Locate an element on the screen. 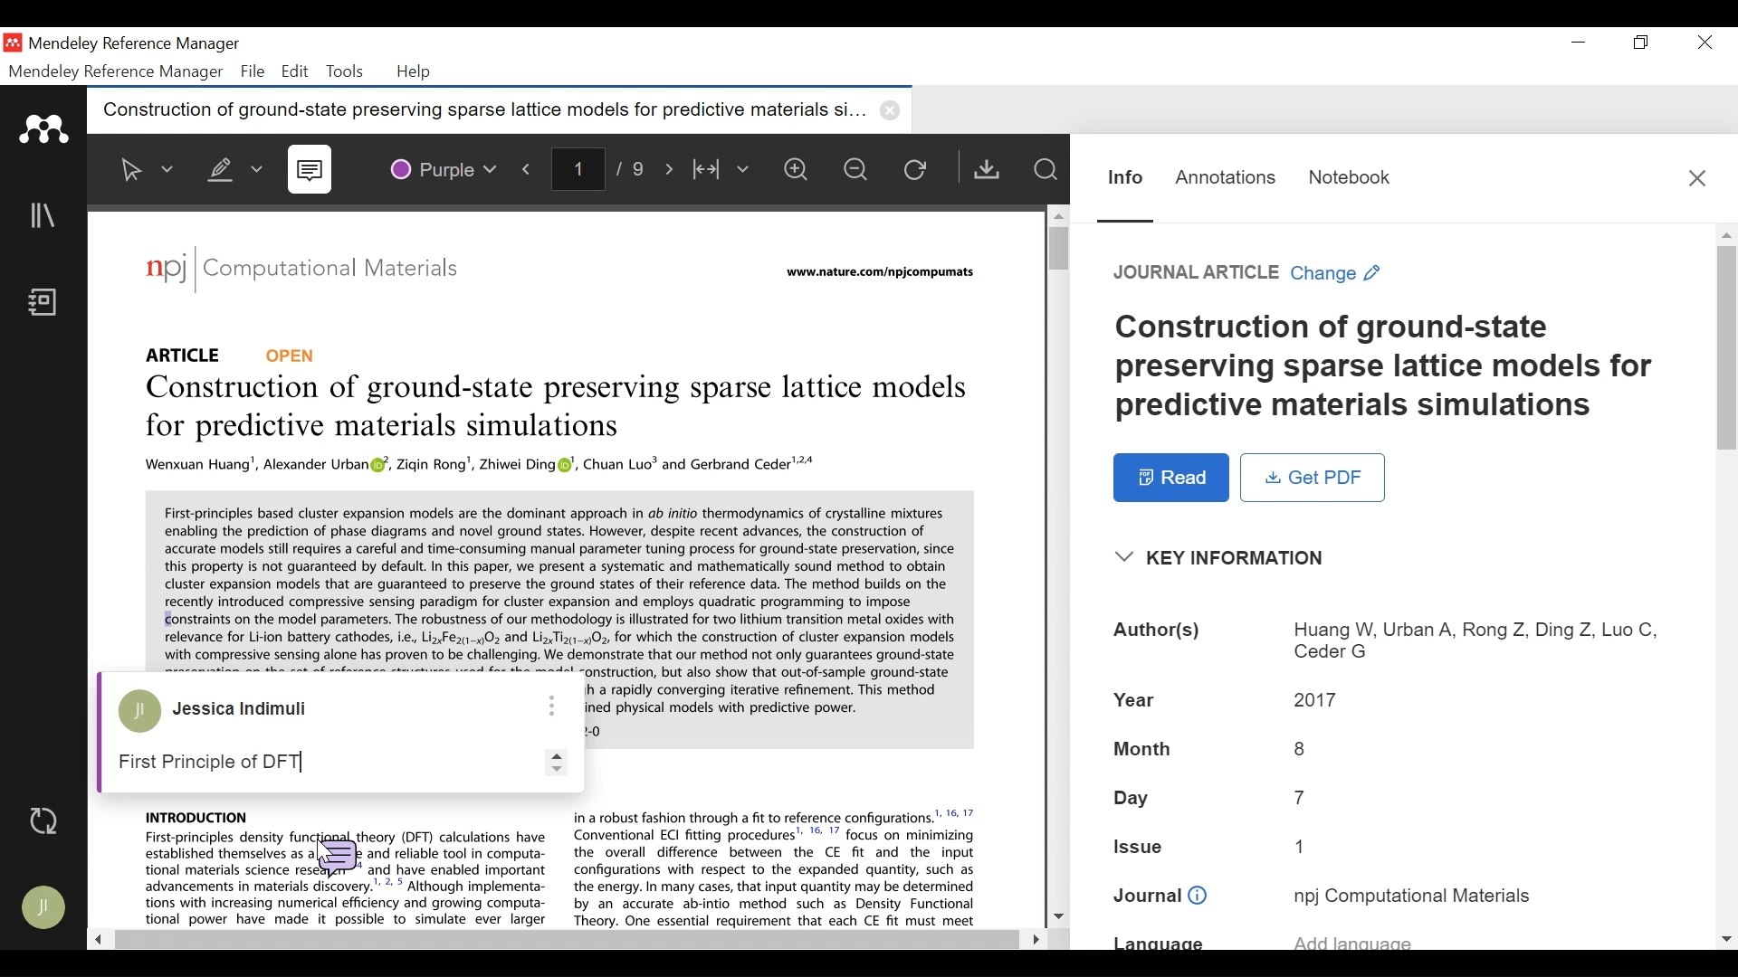 This screenshot has width=1738, height=977. Zoom in is located at coordinates (799, 171).